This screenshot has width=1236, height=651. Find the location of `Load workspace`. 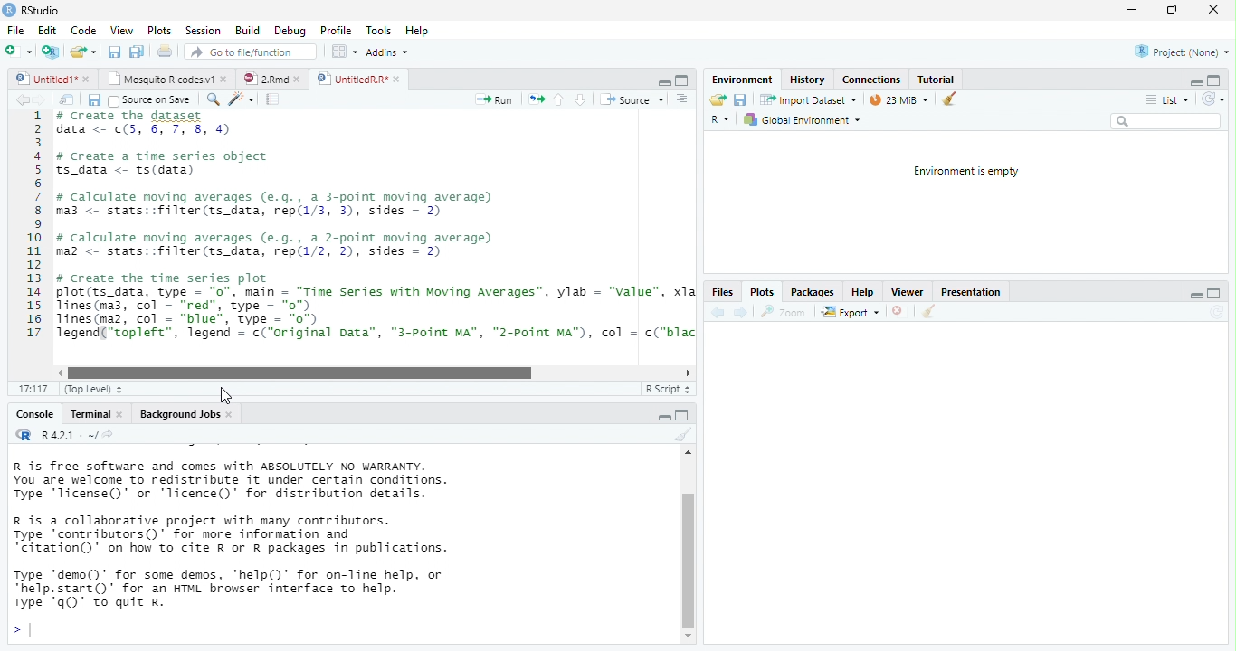

Load workspace is located at coordinates (718, 100).